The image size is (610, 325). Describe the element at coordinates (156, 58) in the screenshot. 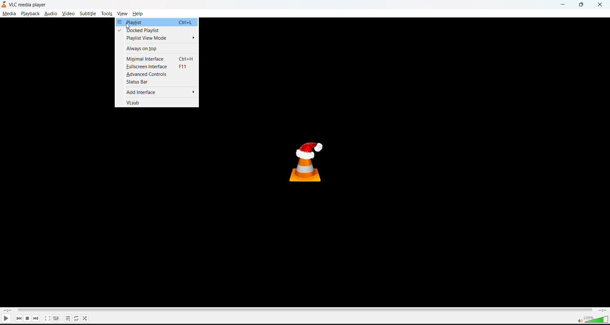

I see `minimal interface` at that location.